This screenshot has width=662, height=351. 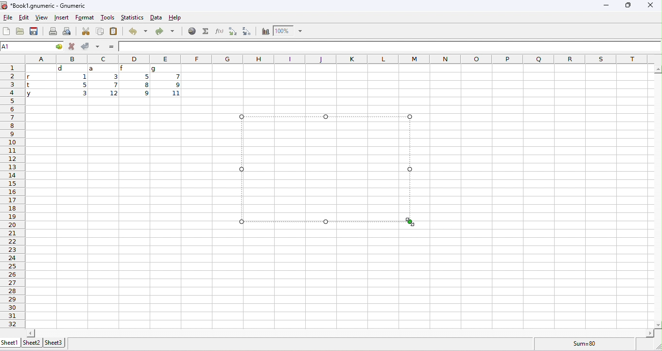 I want to click on sheet3, so click(x=55, y=342).